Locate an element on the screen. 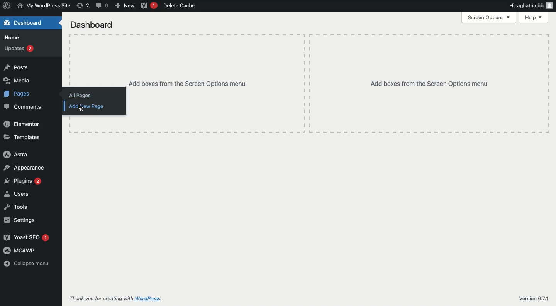 Image resolution: width=556 pixels, height=306 pixels. Settings is located at coordinates (22, 220).